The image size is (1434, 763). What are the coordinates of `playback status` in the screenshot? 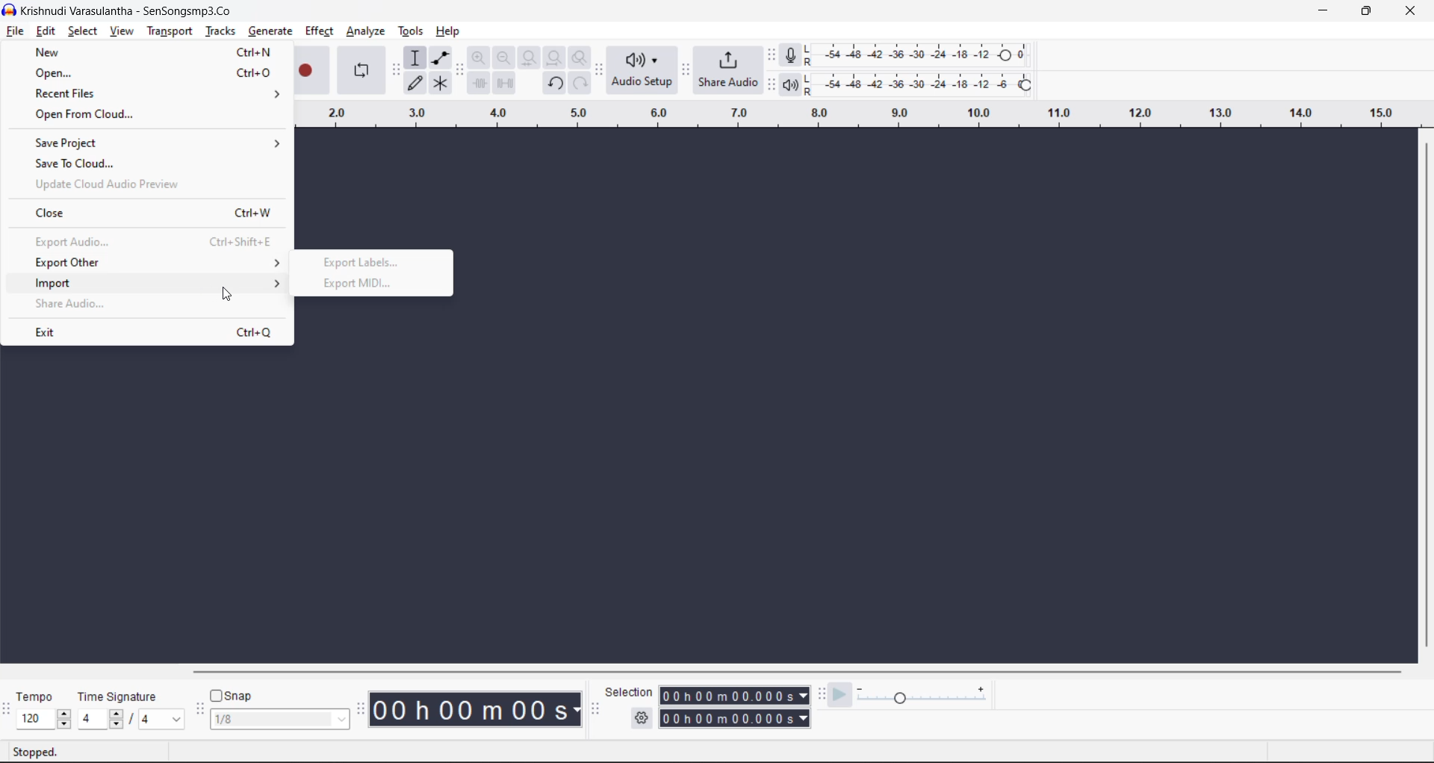 It's located at (45, 750).